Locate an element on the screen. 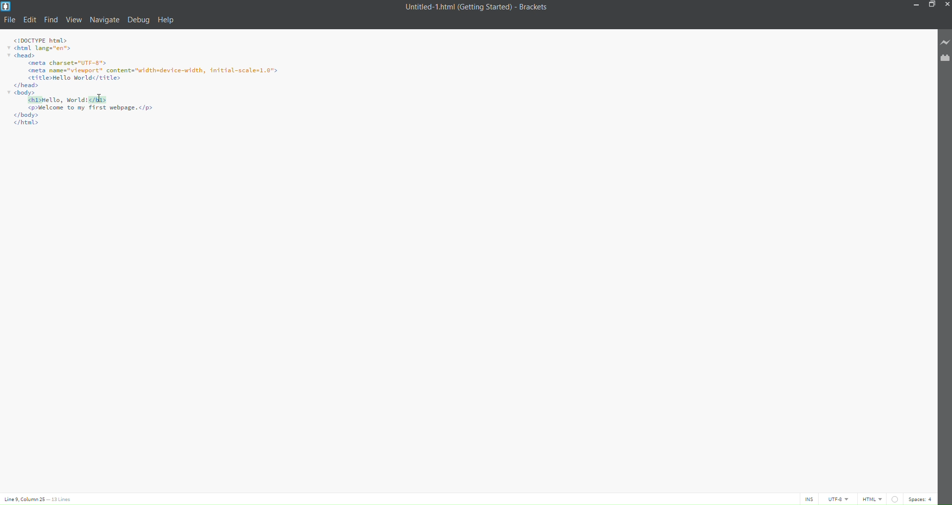  edit is located at coordinates (31, 19).